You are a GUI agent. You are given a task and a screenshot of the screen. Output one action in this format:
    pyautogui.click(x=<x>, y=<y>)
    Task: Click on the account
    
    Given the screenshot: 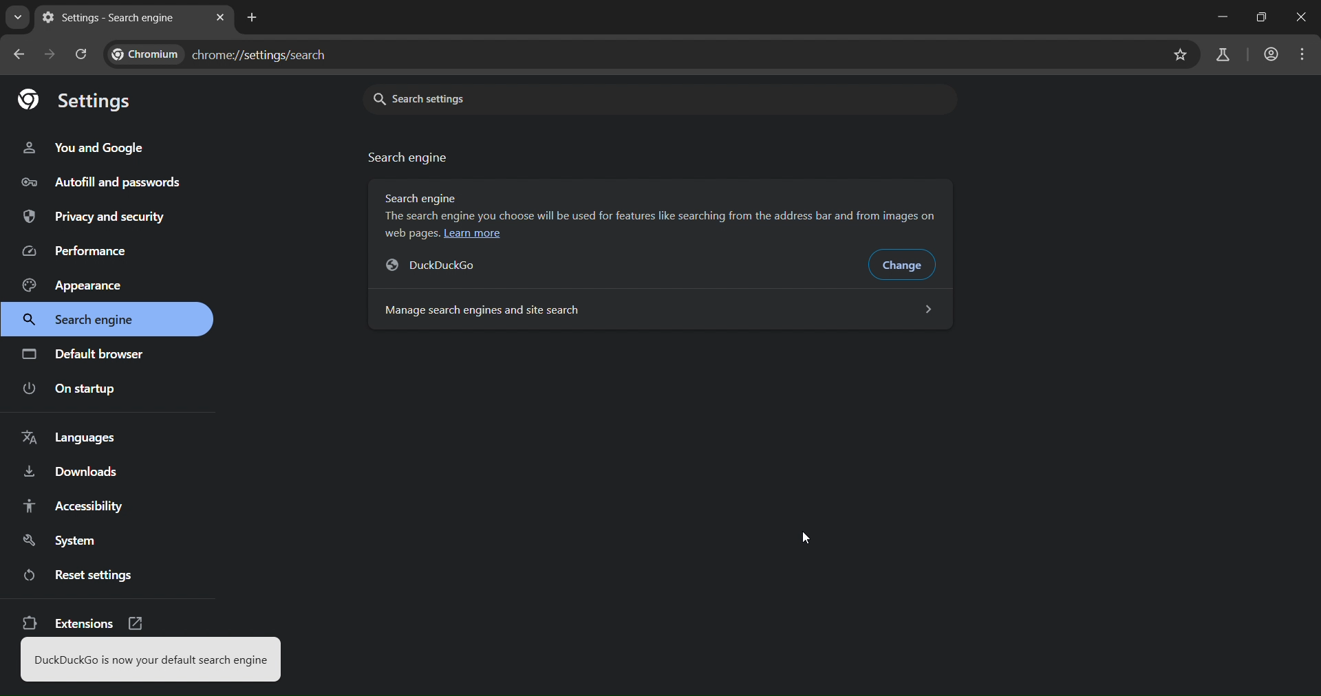 What is the action you would take?
    pyautogui.click(x=1271, y=56)
    